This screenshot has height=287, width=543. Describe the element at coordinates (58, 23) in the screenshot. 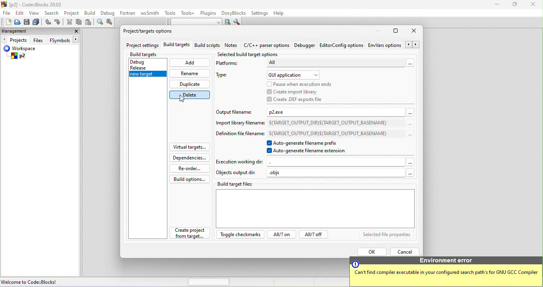

I see `redo` at that location.